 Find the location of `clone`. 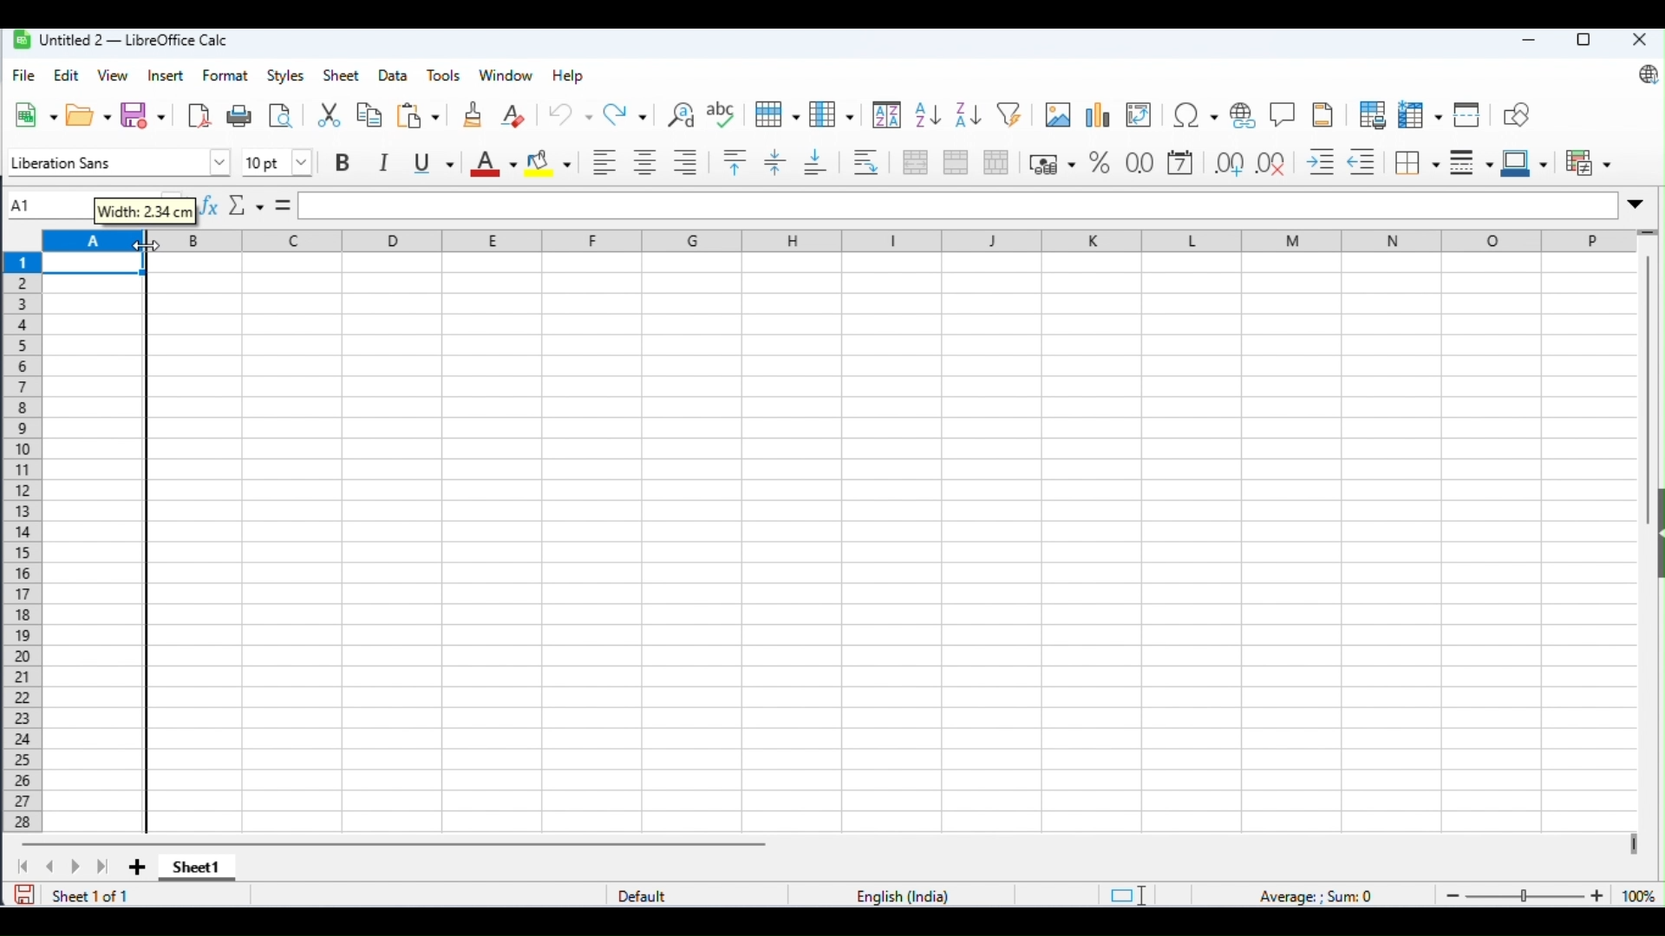

clone is located at coordinates (473, 114).